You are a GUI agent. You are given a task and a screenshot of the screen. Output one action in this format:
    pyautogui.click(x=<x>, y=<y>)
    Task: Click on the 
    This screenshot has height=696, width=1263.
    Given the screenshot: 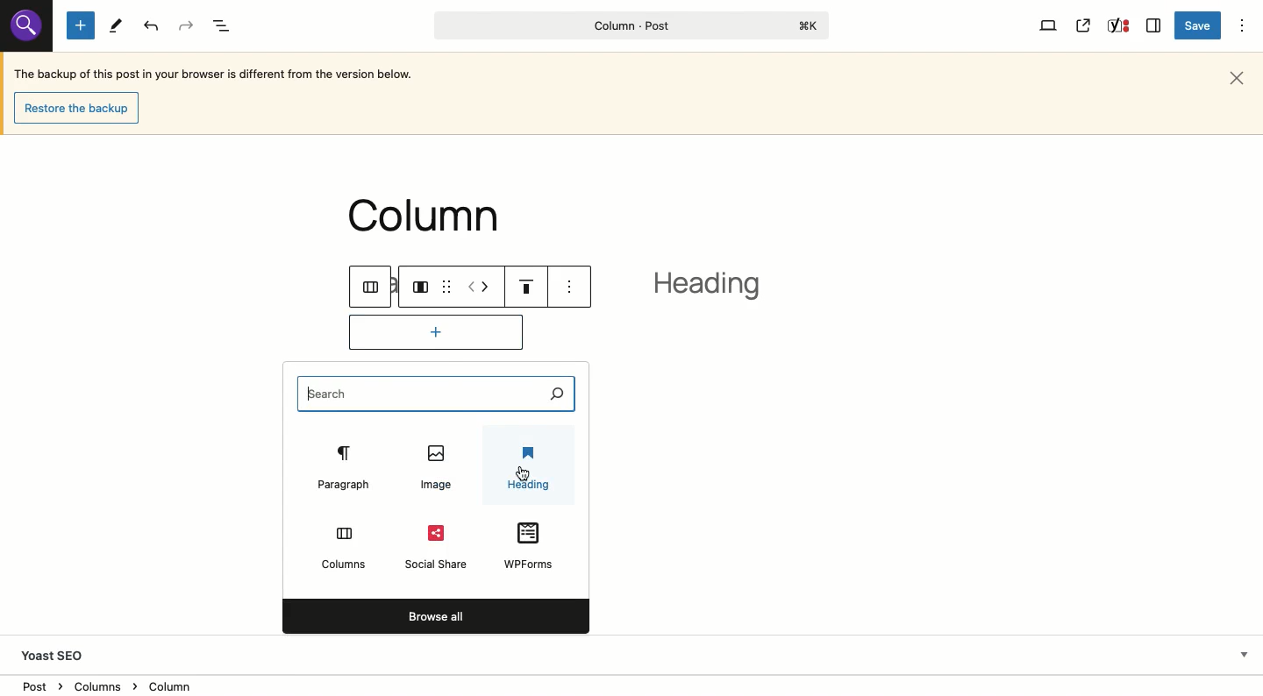 What is the action you would take?
    pyautogui.click(x=24, y=26)
    